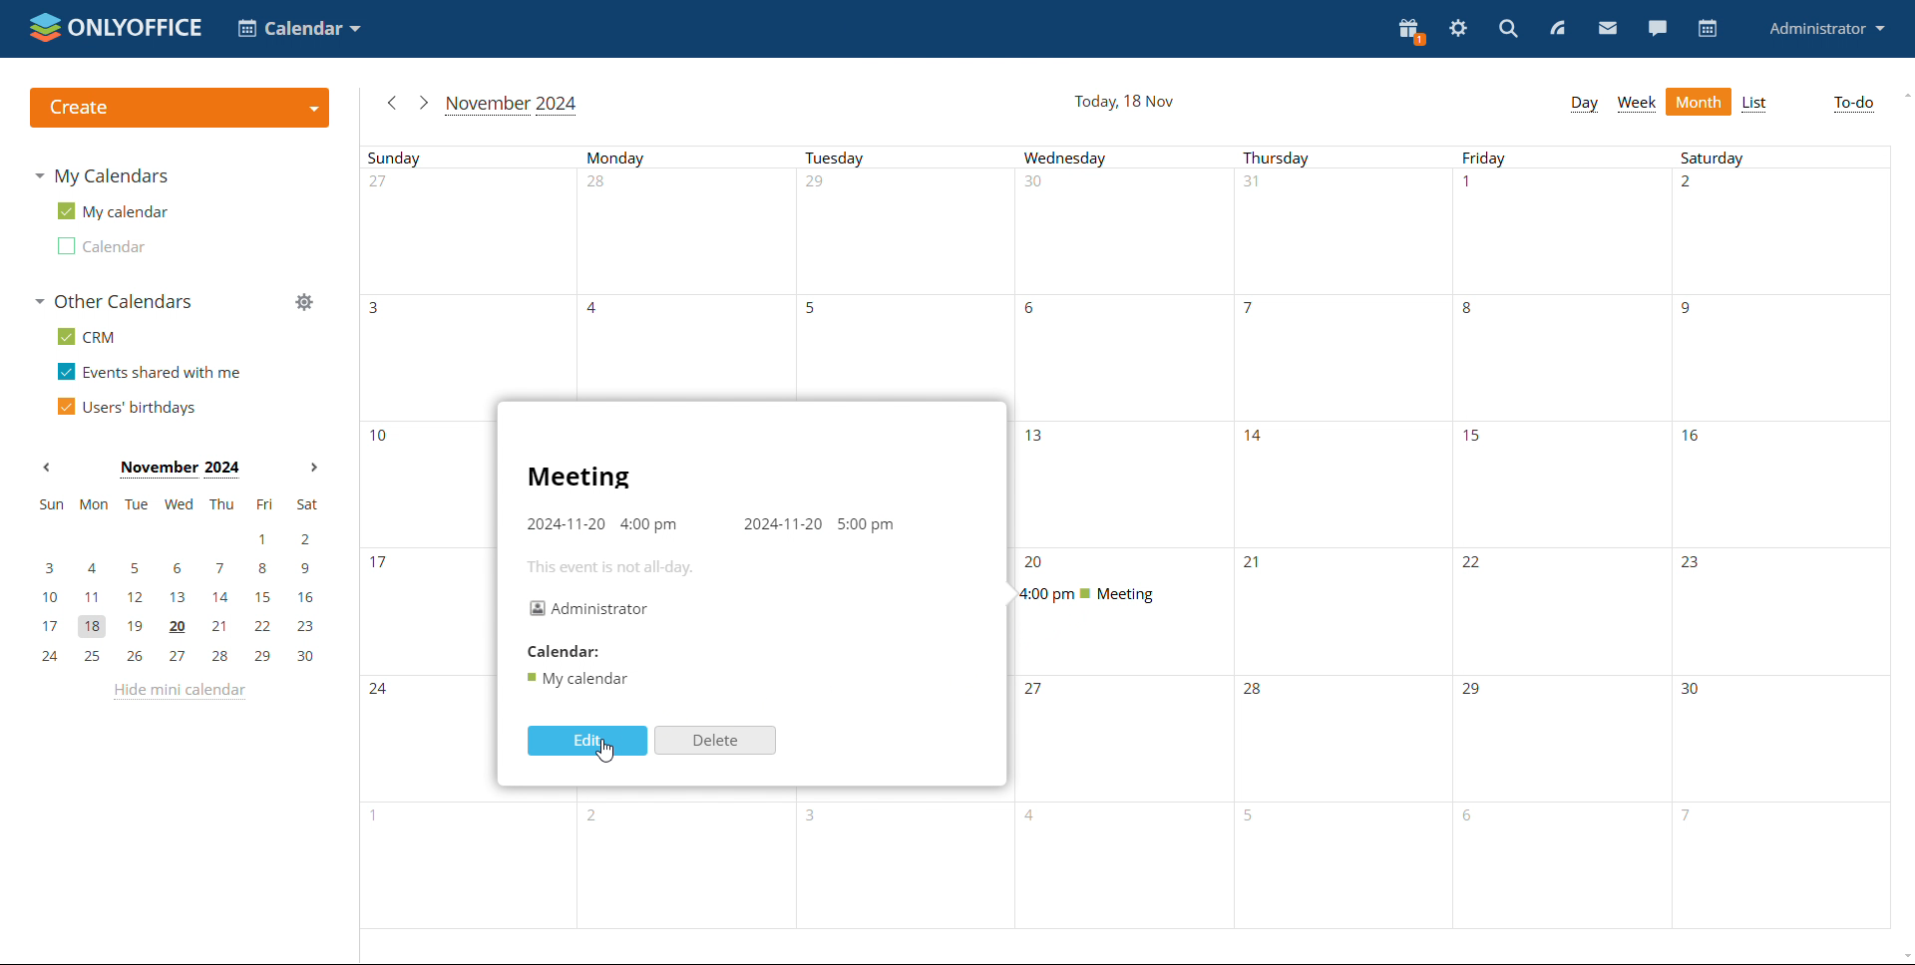  I want to click on feed, so click(1562, 27).